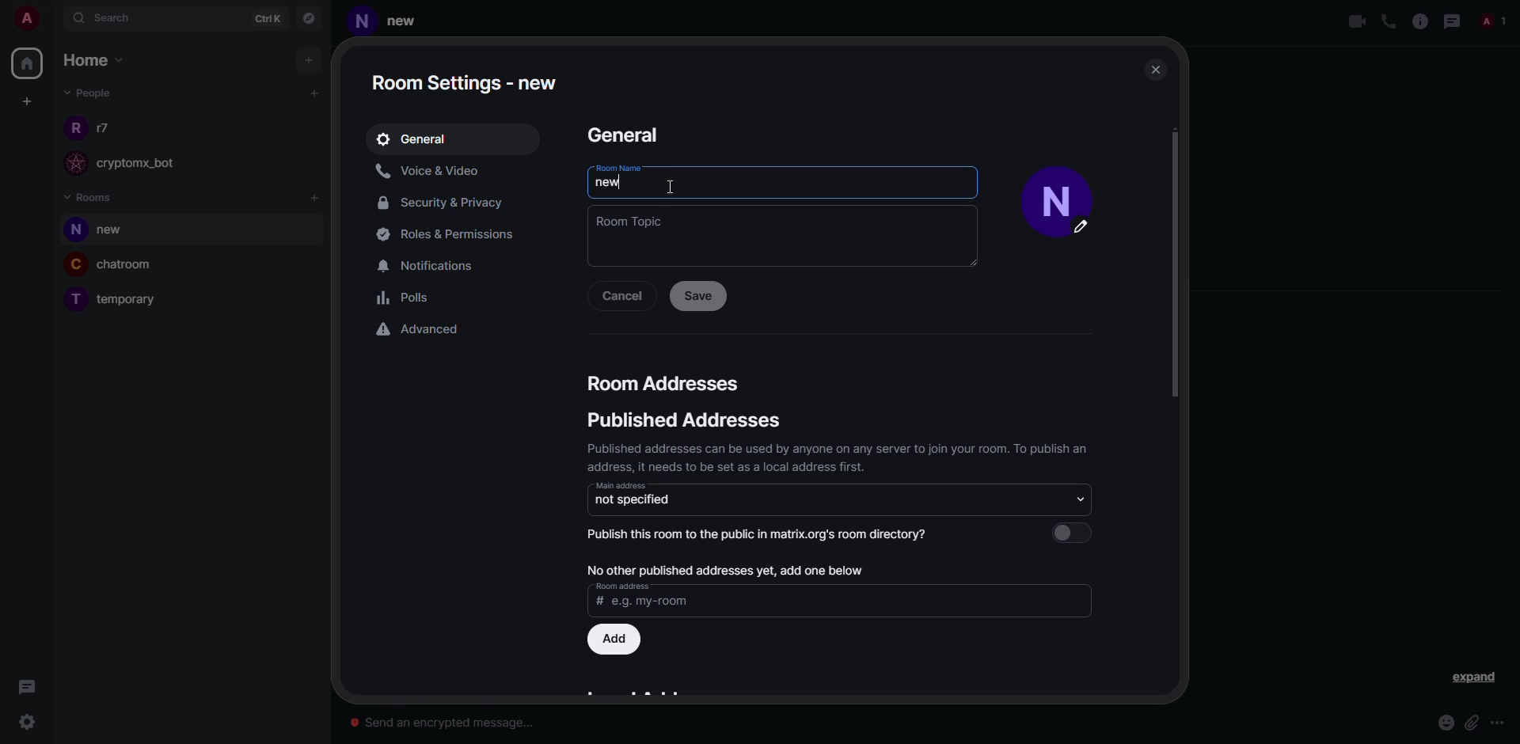 This screenshot has height=744, width=1520. Describe the element at coordinates (840, 456) in the screenshot. I see `info` at that location.